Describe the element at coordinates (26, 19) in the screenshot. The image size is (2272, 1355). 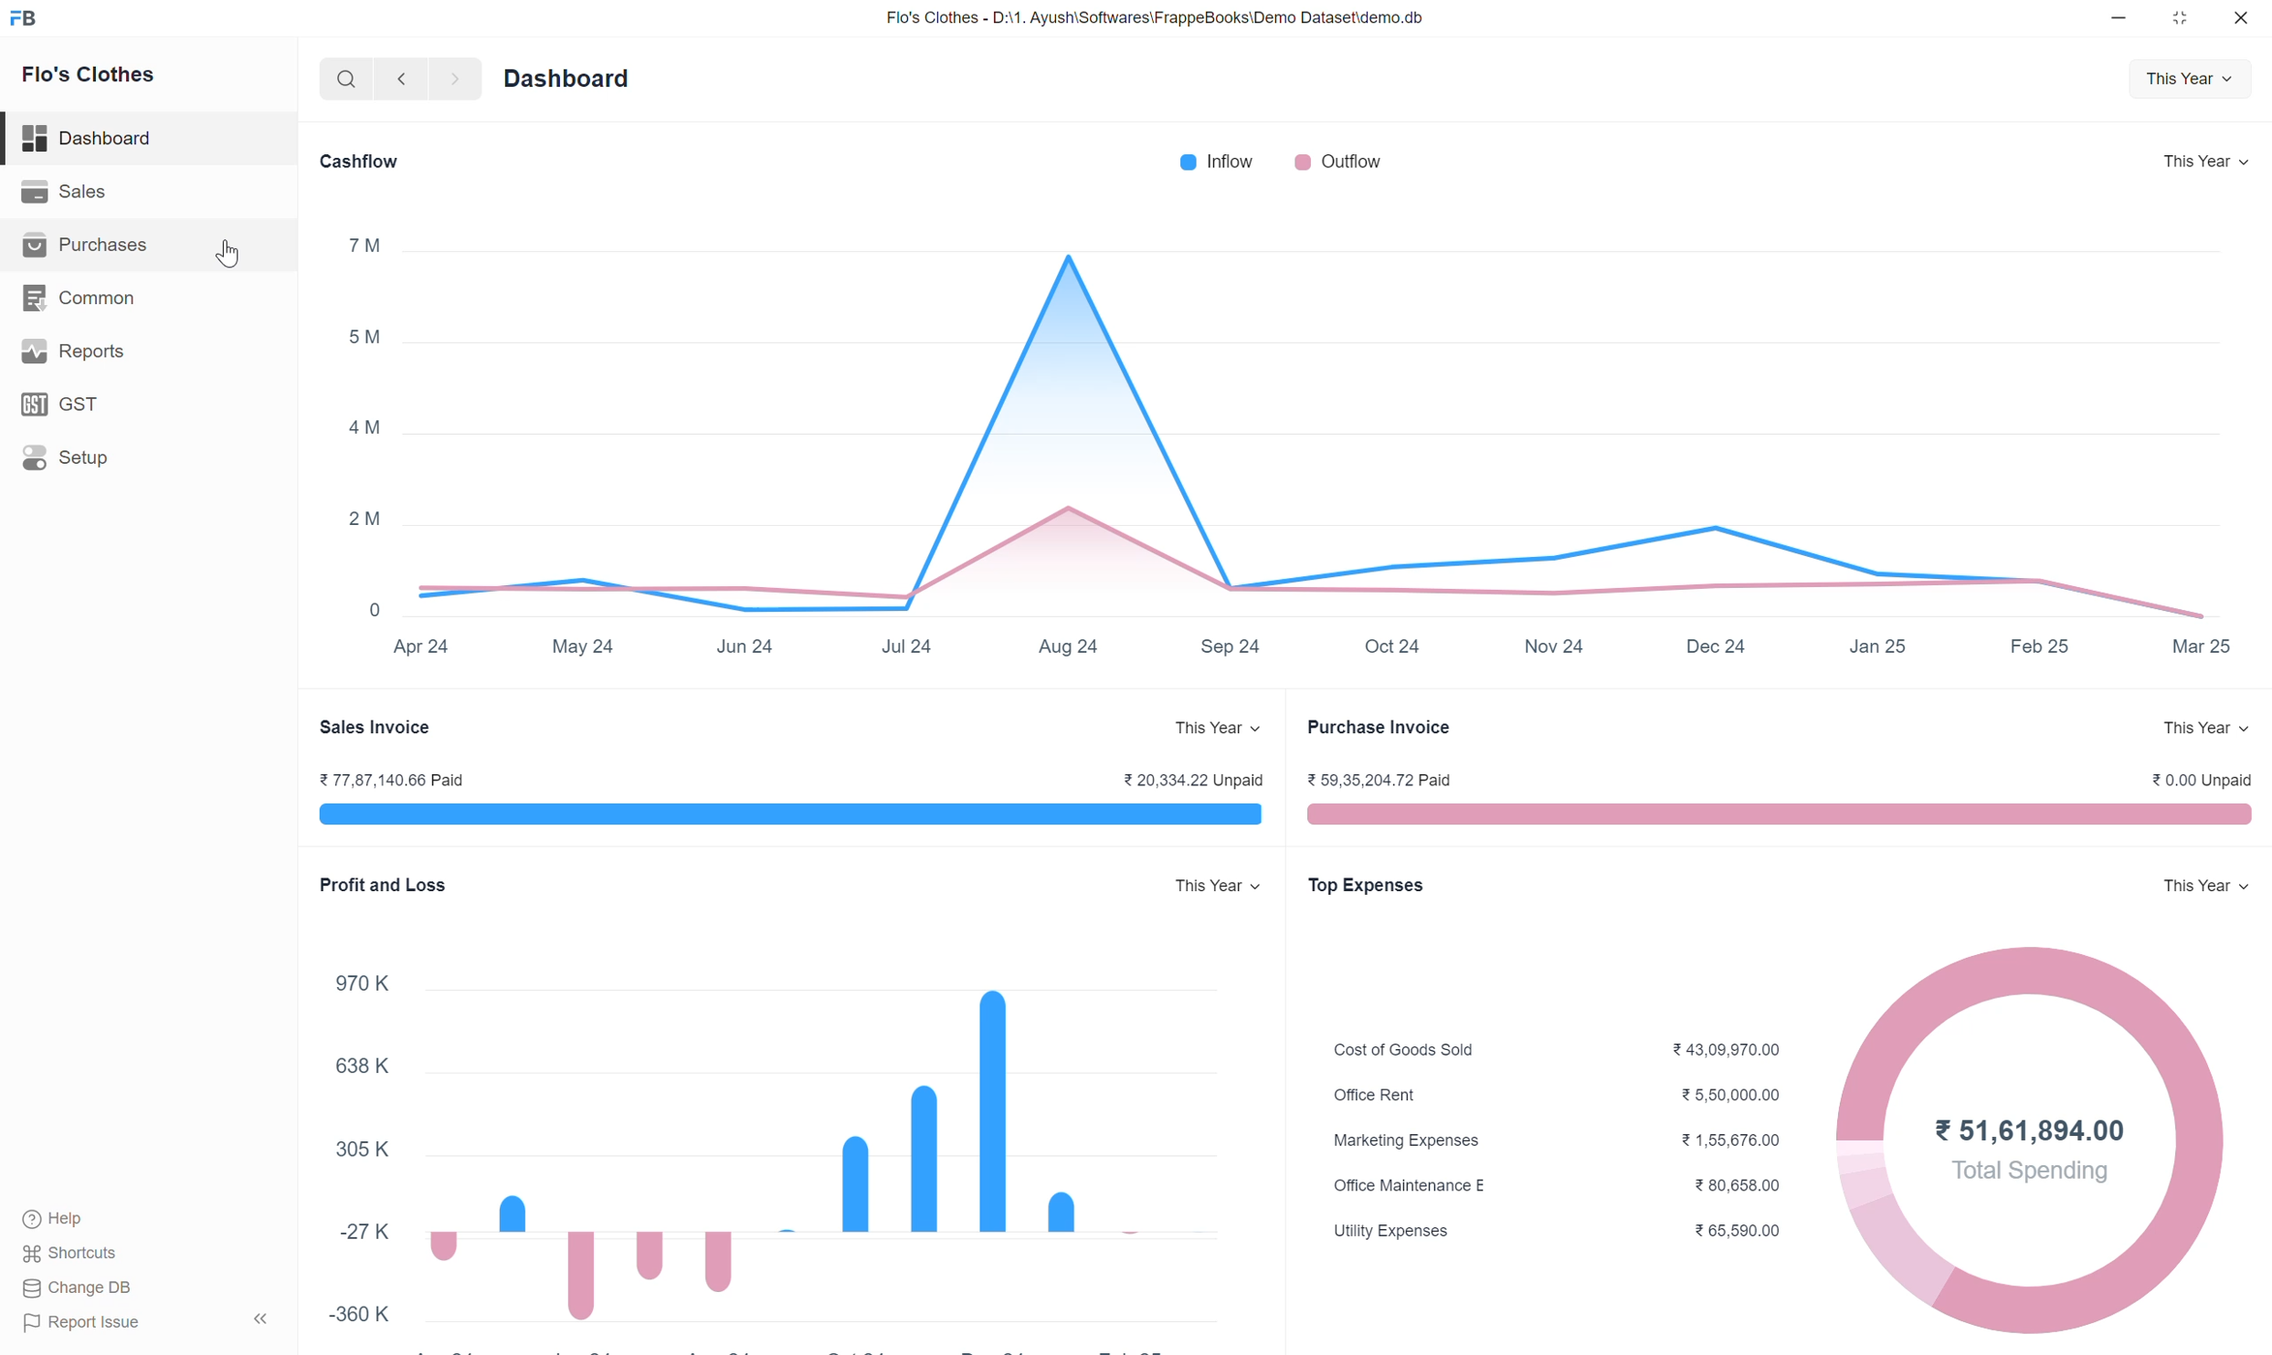
I see `FB logo` at that location.